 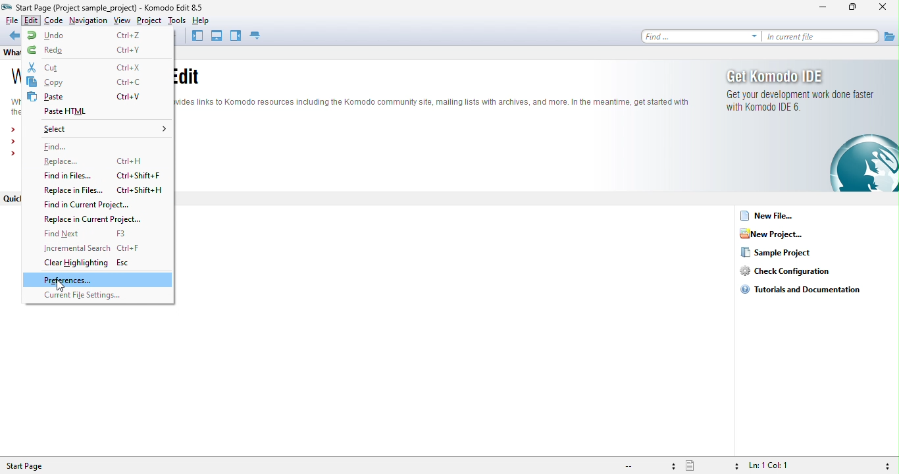 What do you see at coordinates (99, 220) in the screenshot?
I see `replace in current project` at bounding box center [99, 220].